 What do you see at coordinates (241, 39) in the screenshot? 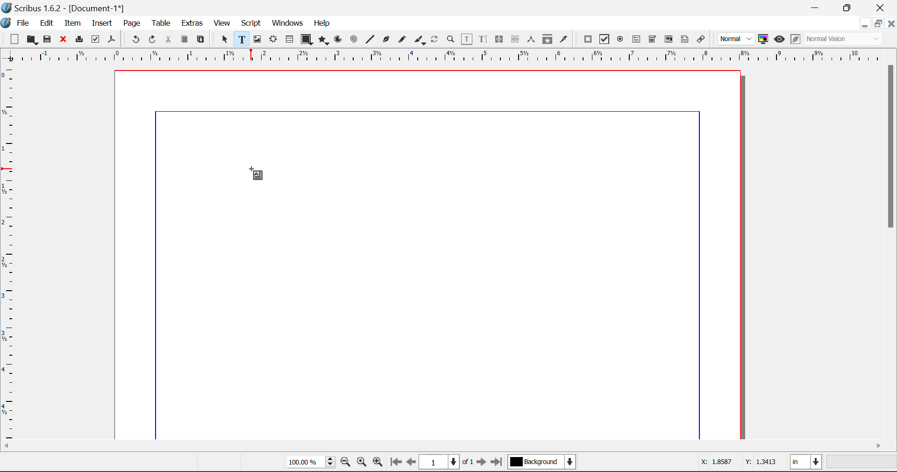
I see `Text Frame Selected` at bounding box center [241, 39].